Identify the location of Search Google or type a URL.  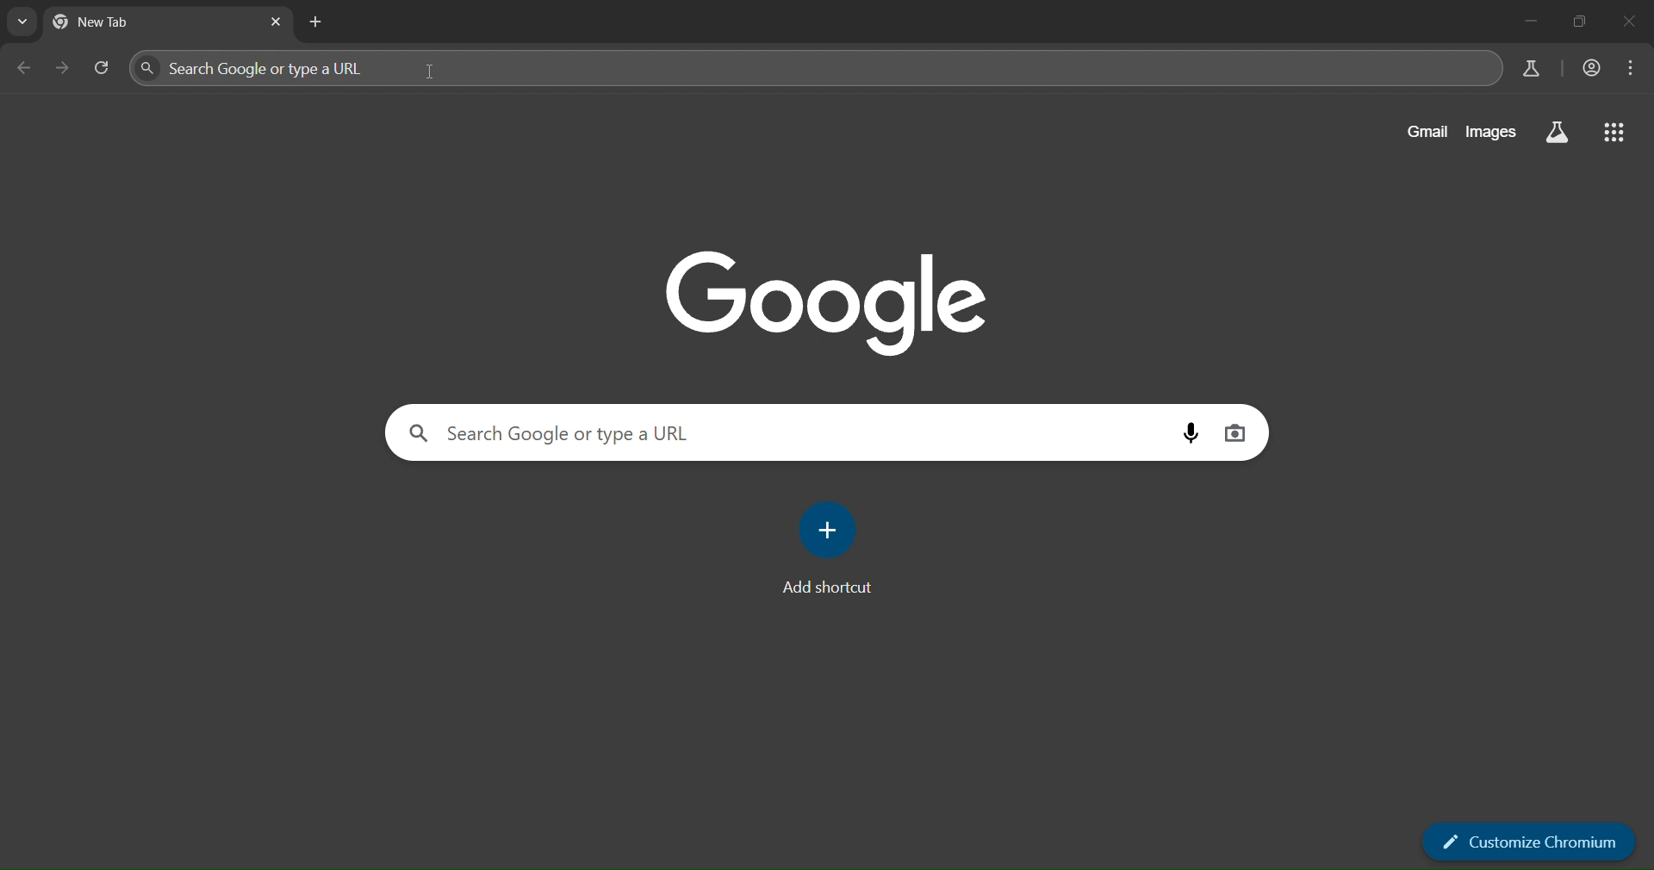
(813, 68).